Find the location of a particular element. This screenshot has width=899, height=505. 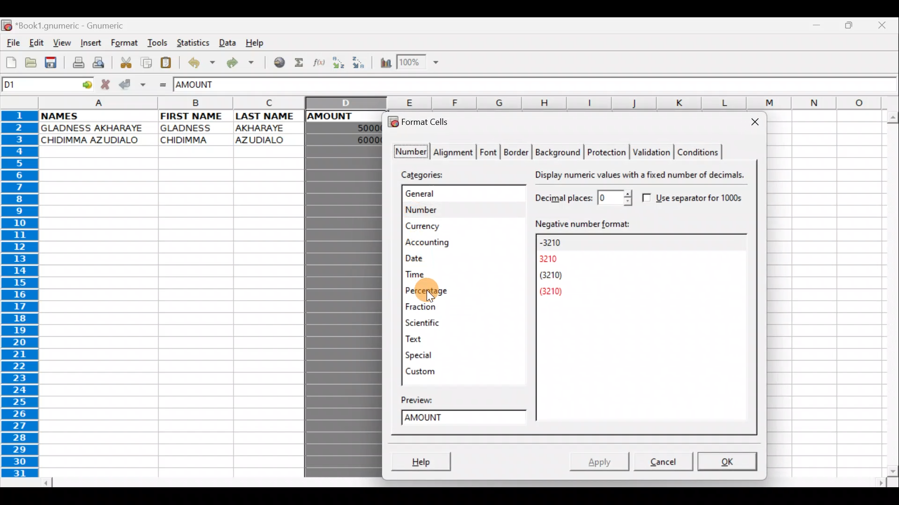

CHIDIMMA AZUDIALO is located at coordinates (95, 140).